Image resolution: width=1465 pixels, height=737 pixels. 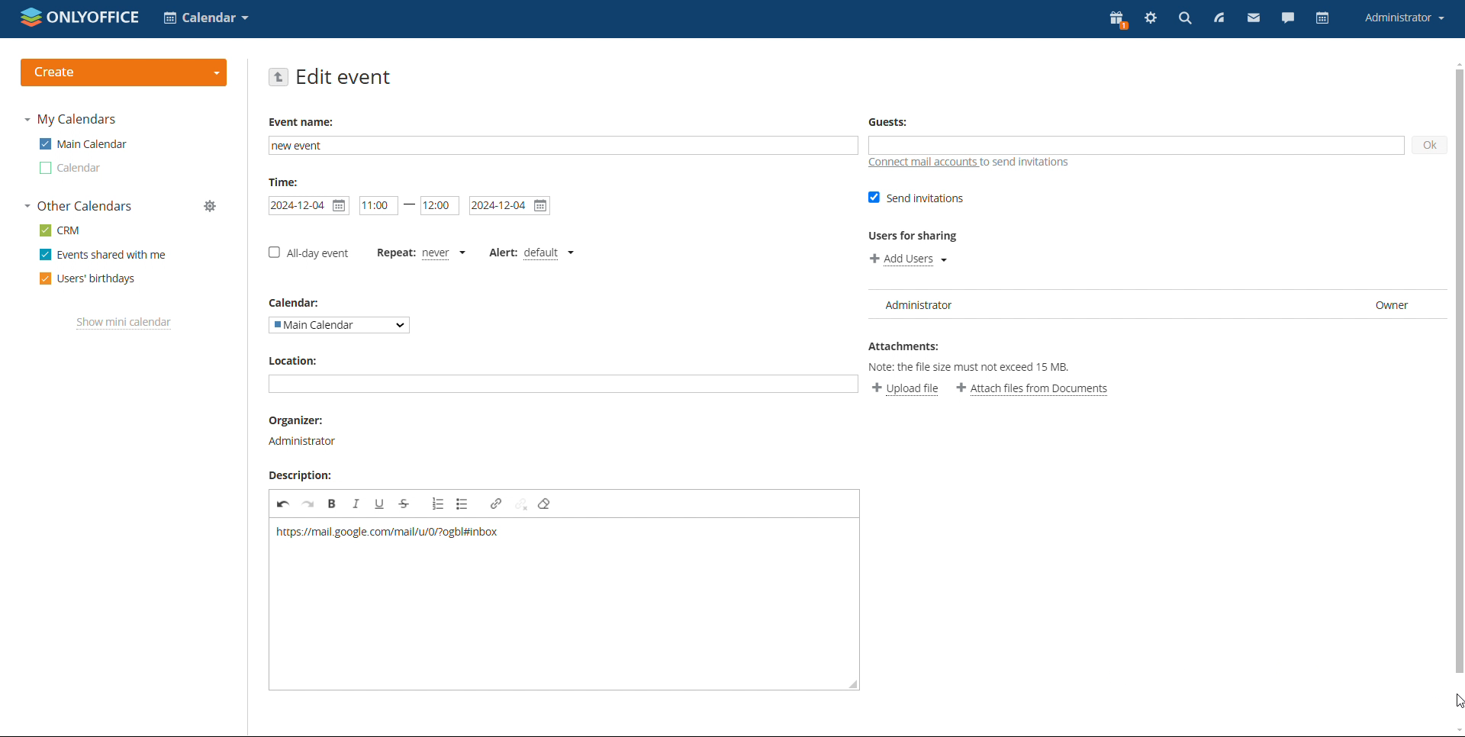 What do you see at coordinates (889, 121) in the screenshot?
I see `Guests:` at bounding box center [889, 121].